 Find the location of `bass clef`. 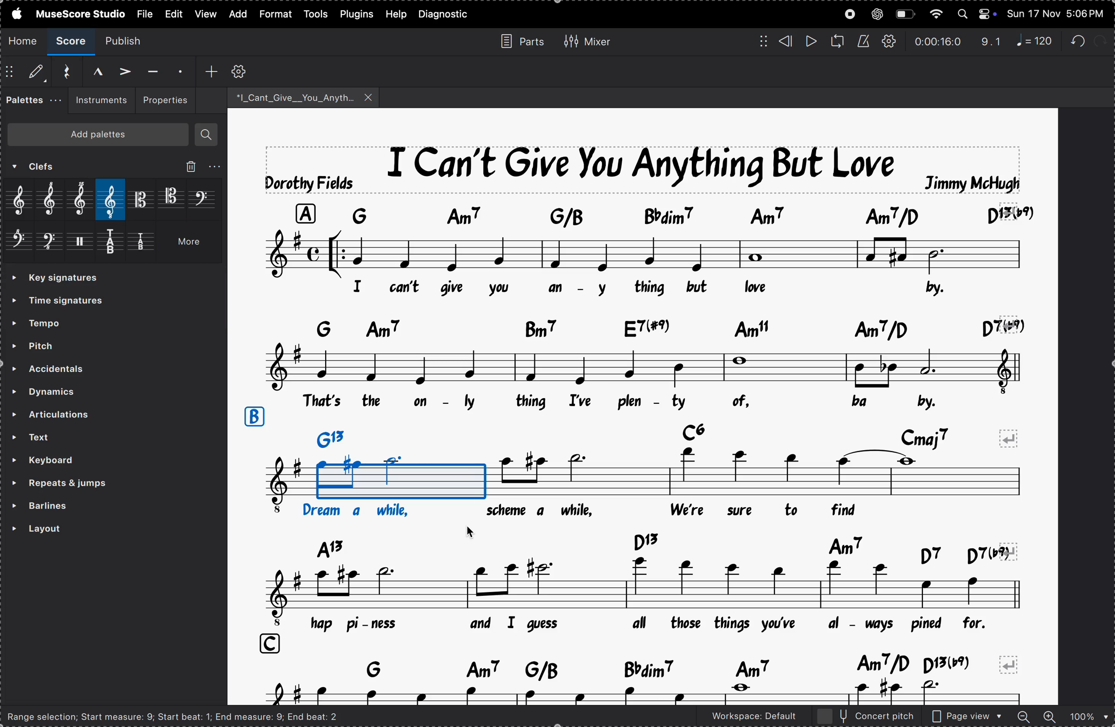

bass clef is located at coordinates (203, 198).